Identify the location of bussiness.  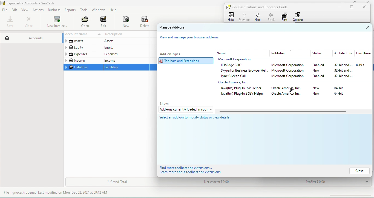
(54, 10).